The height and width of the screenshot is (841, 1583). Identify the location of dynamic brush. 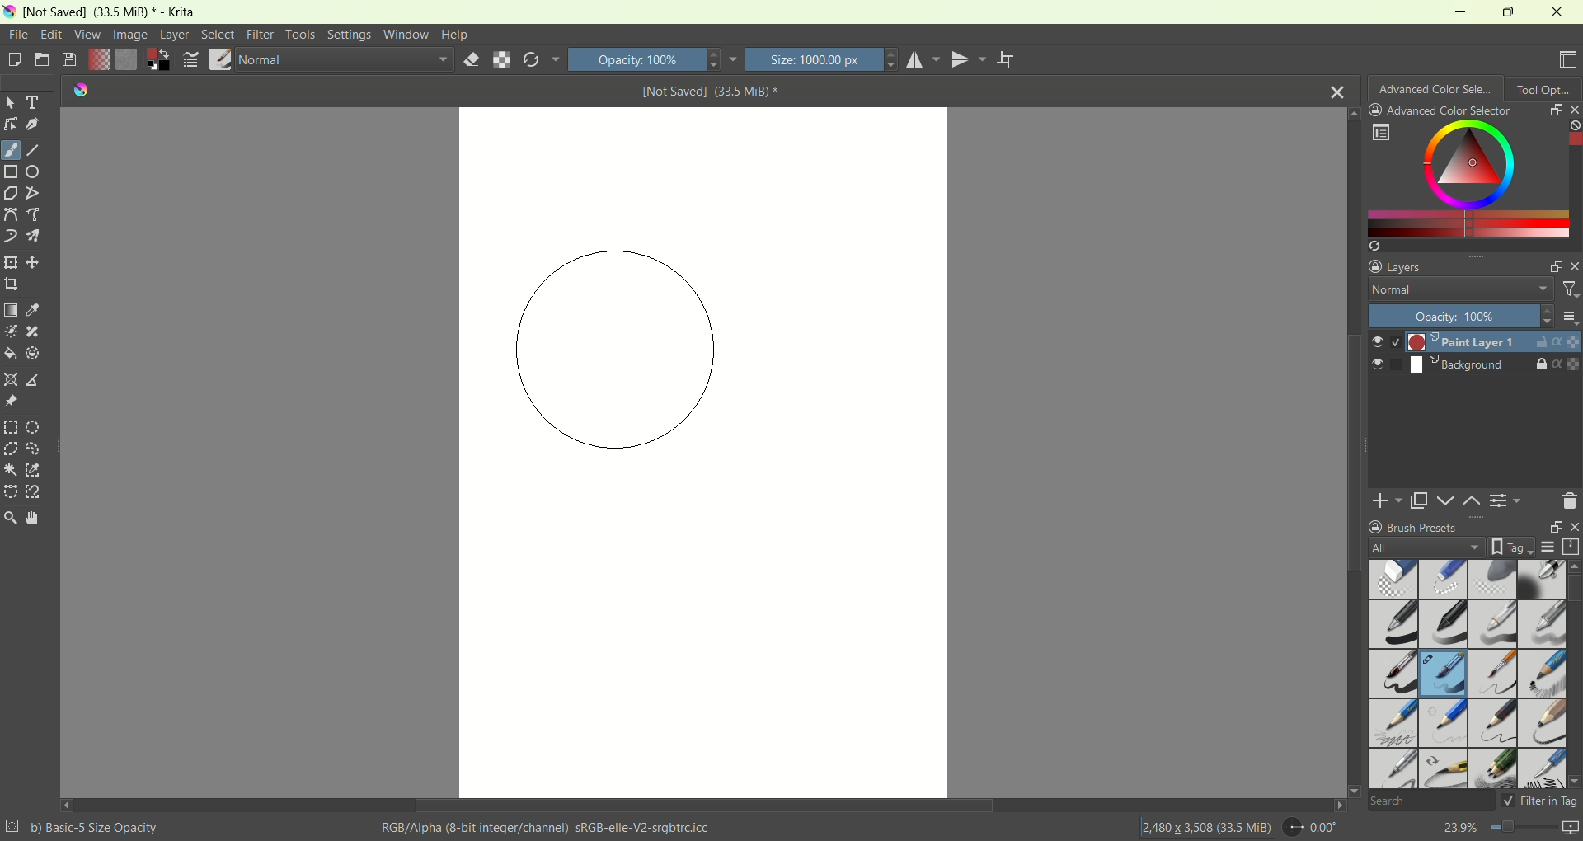
(11, 236).